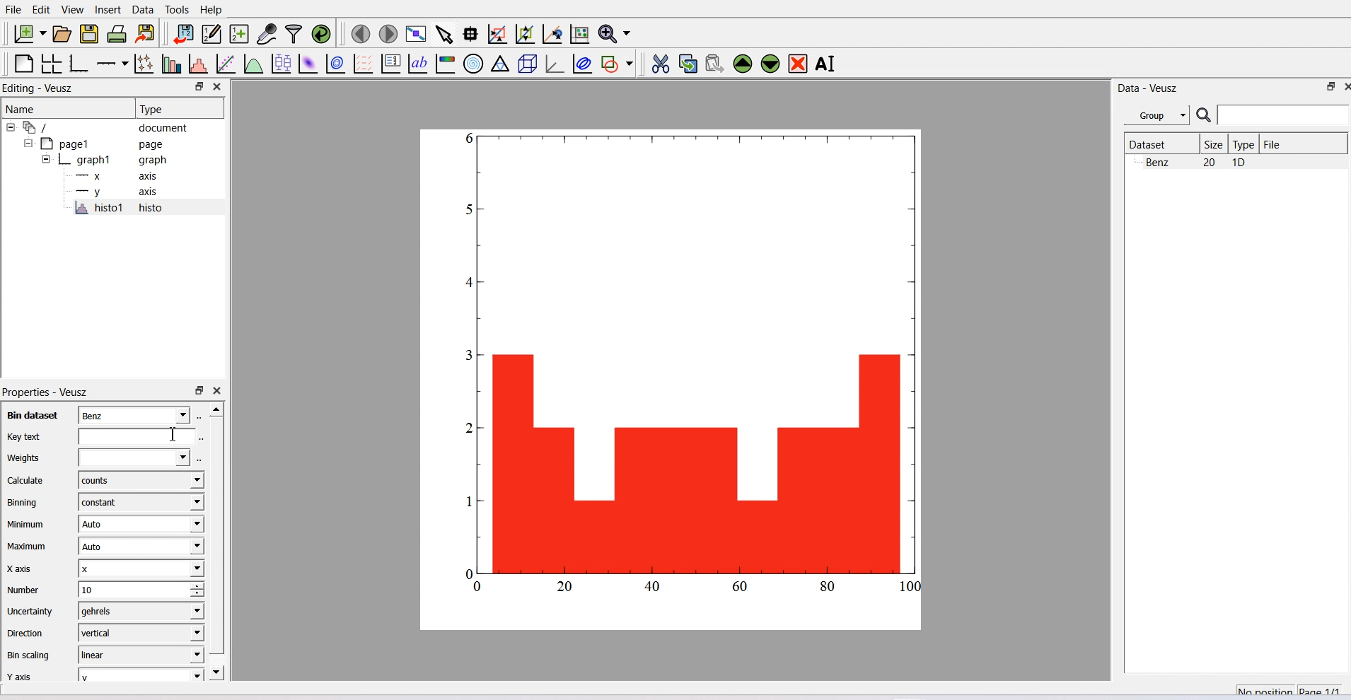 The height and width of the screenshot is (700, 1351). What do you see at coordinates (29, 33) in the screenshot?
I see `New Document` at bounding box center [29, 33].